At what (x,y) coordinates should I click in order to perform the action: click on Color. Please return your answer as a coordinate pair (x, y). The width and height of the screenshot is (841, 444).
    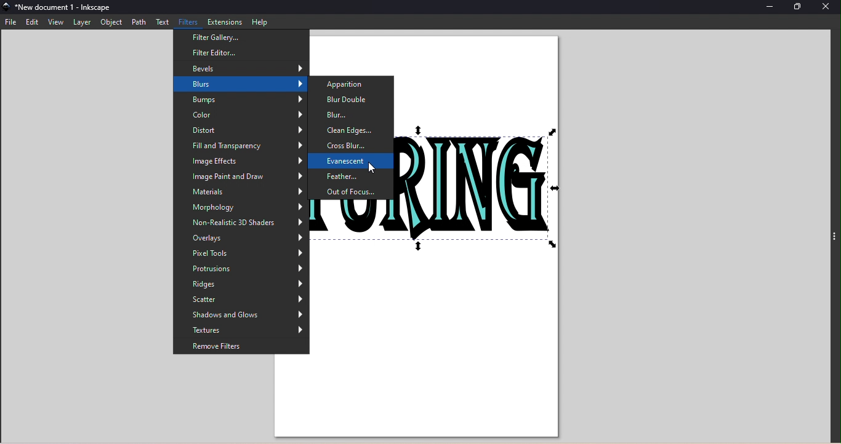
    Looking at the image, I should click on (243, 114).